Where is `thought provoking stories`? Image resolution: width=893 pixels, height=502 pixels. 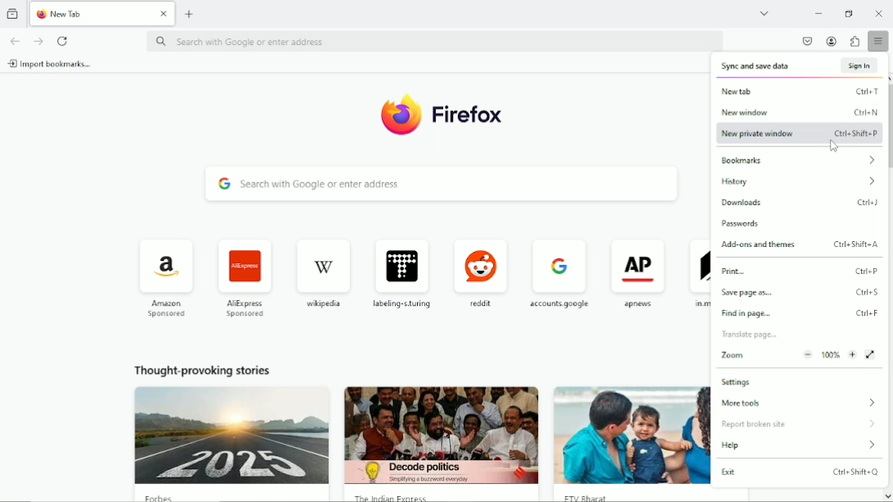
thought provoking stories is located at coordinates (202, 370).